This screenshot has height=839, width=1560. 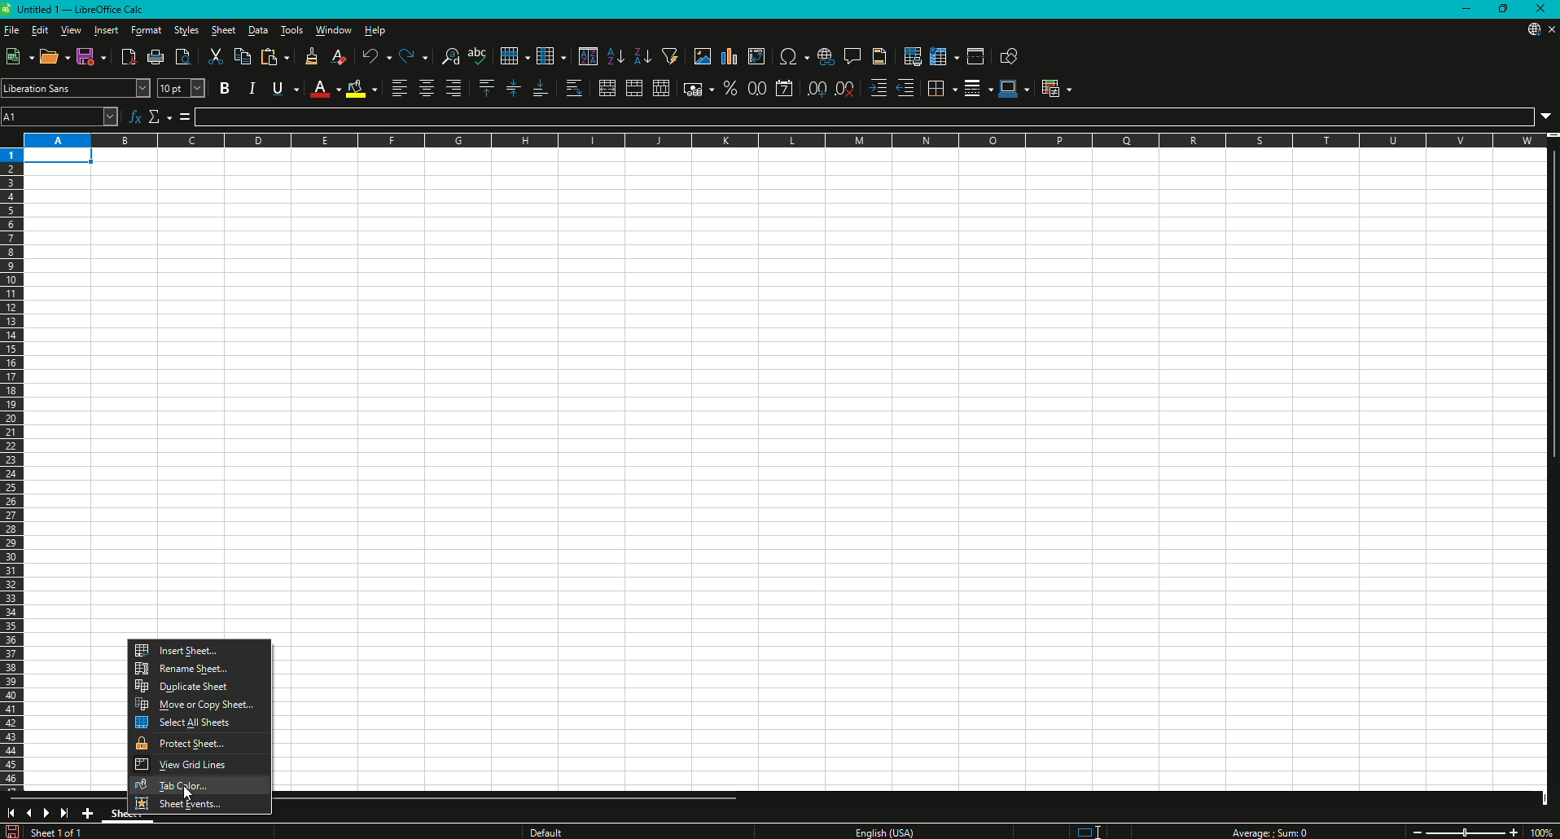 What do you see at coordinates (881, 56) in the screenshot?
I see `Headers and Footers` at bounding box center [881, 56].